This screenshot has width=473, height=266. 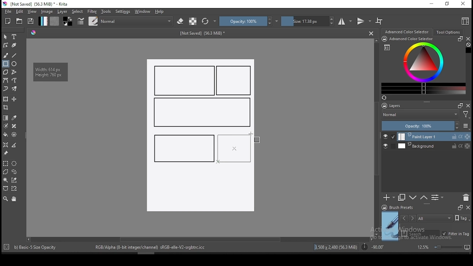 What do you see at coordinates (181, 21) in the screenshot?
I see `set eraser mode` at bounding box center [181, 21].